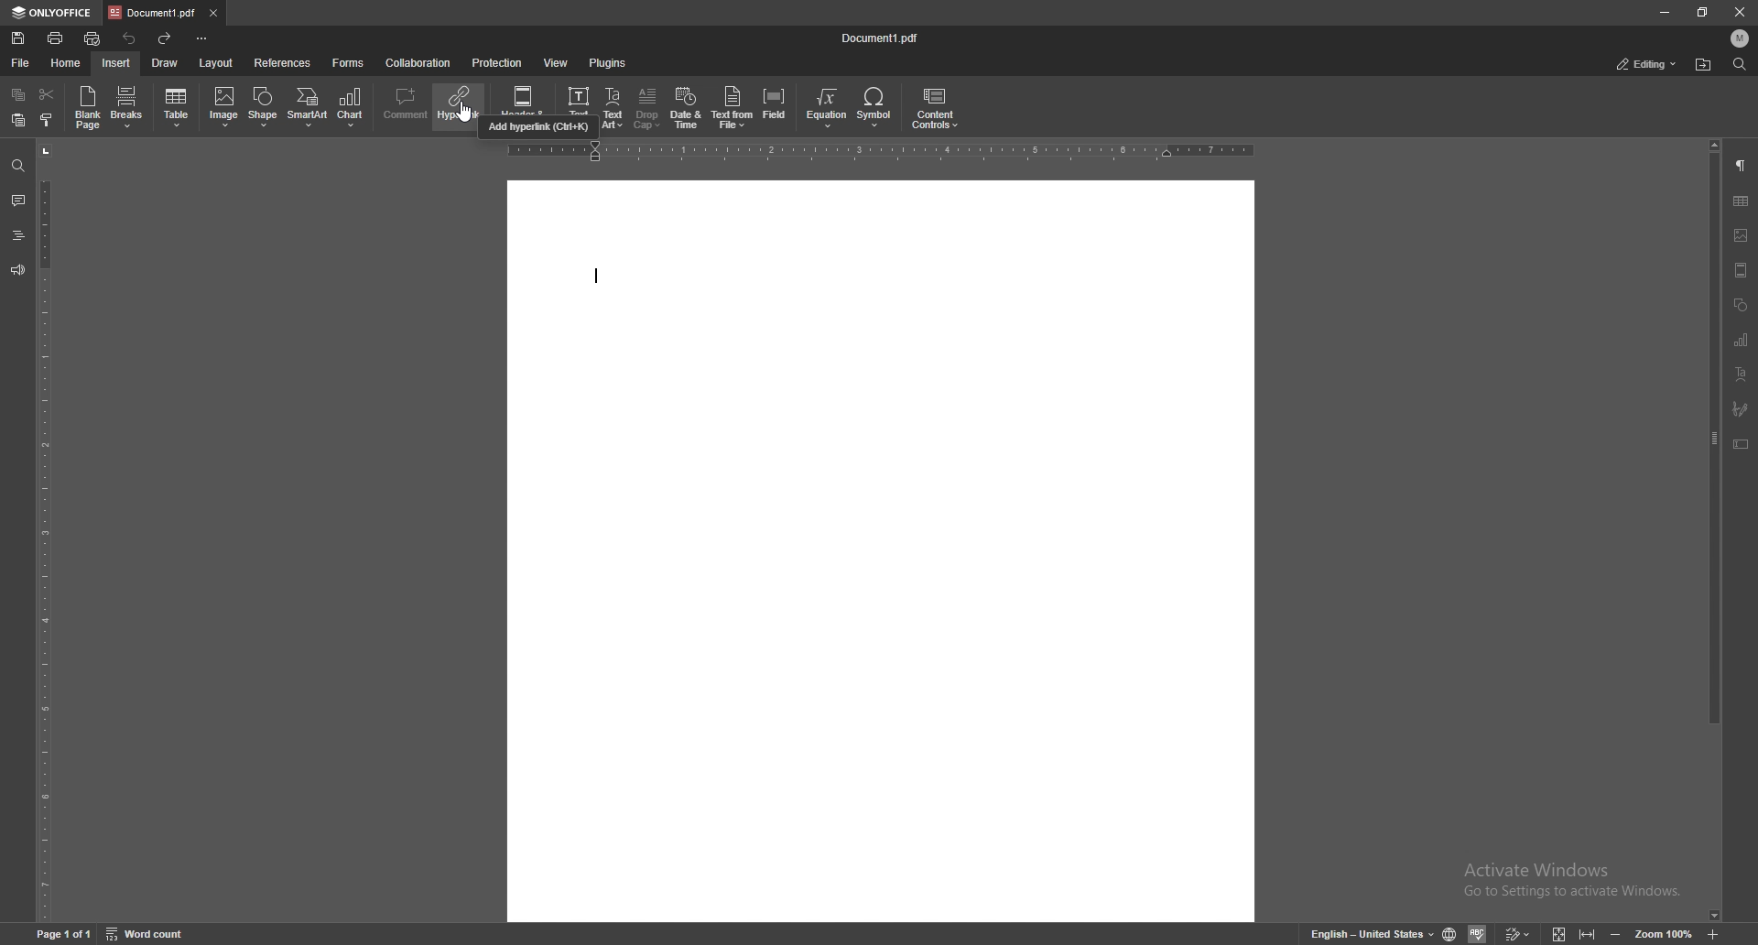  What do you see at coordinates (347, 63) in the screenshot?
I see `forms` at bounding box center [347, 63].